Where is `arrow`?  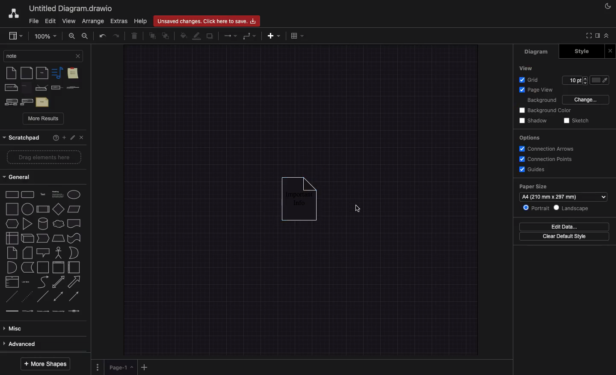
arrow is located at coordinates (74, 282).